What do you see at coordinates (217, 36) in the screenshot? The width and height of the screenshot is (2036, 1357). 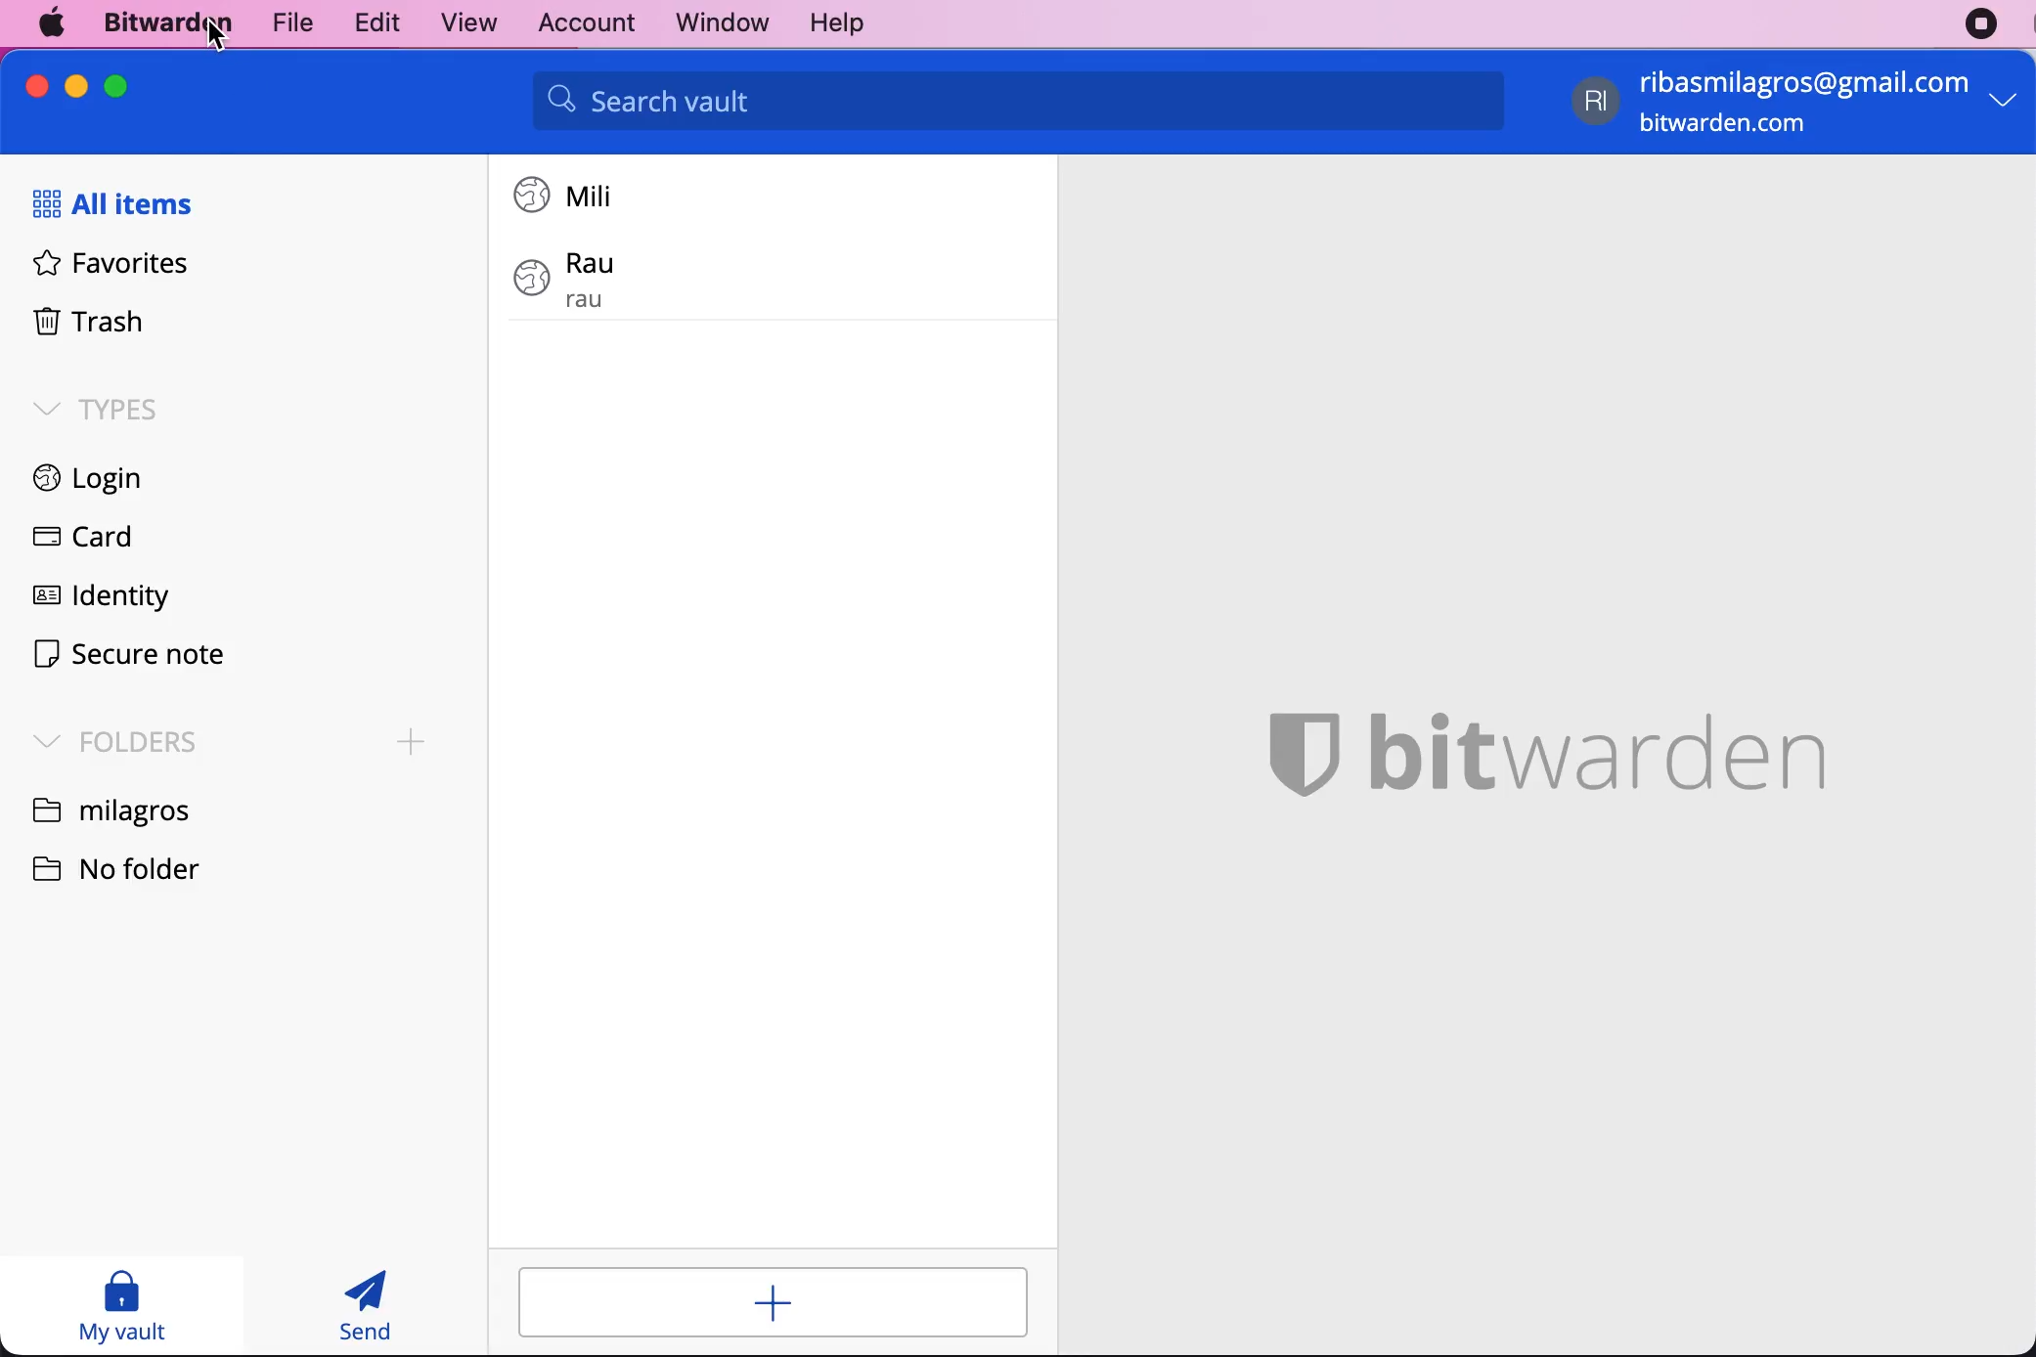 I see `Cursor` at bounding box center [217, 36].